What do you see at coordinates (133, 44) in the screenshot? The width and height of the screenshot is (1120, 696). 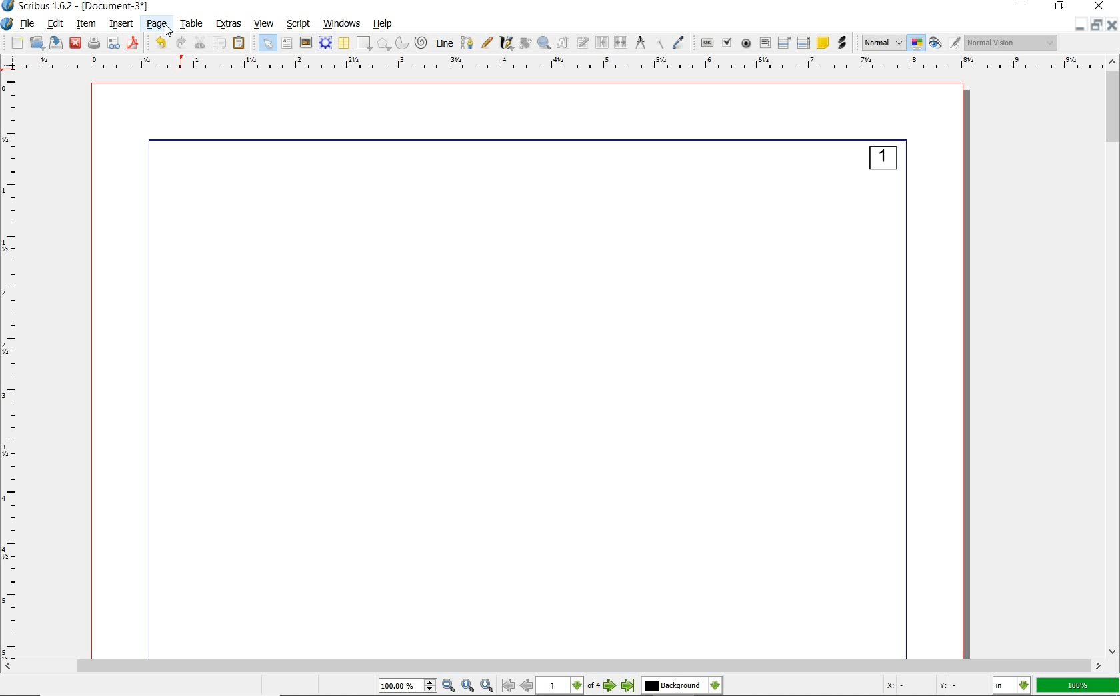 I see `save as pdf` at bounding box center [133, 44].